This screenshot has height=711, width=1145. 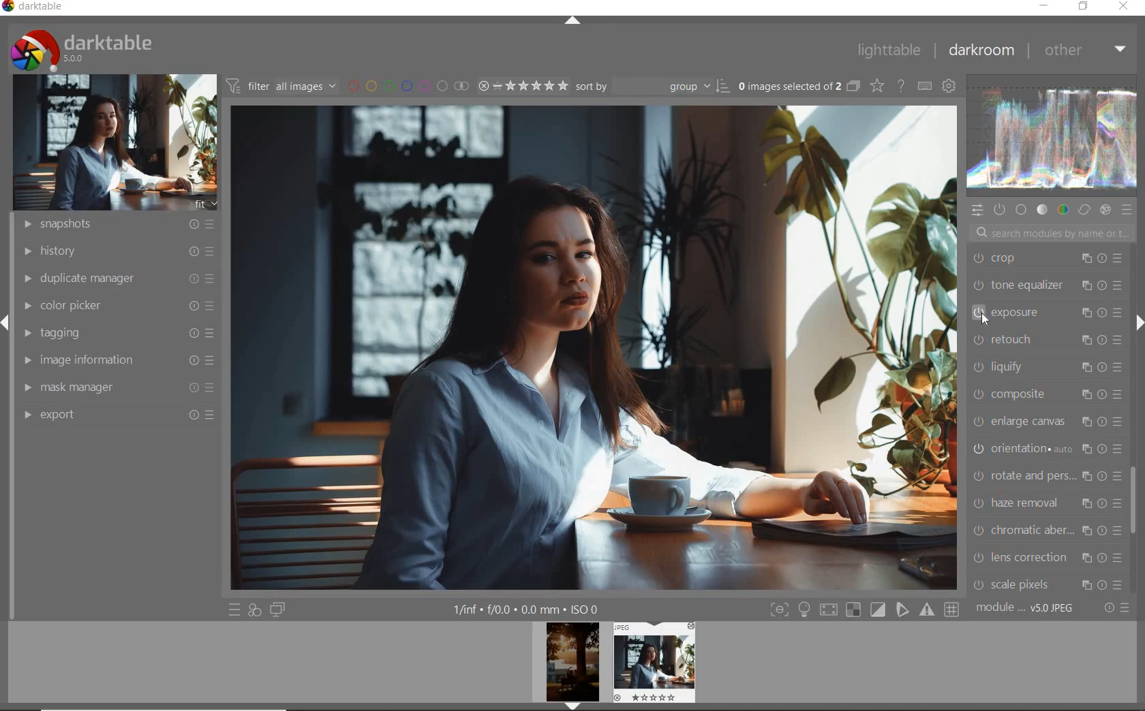 What do you see at coordinates (950, 86) in the screenshot?
I see `SHOW GLOBAL PREFERENCE` at bounding box center [950, 86].